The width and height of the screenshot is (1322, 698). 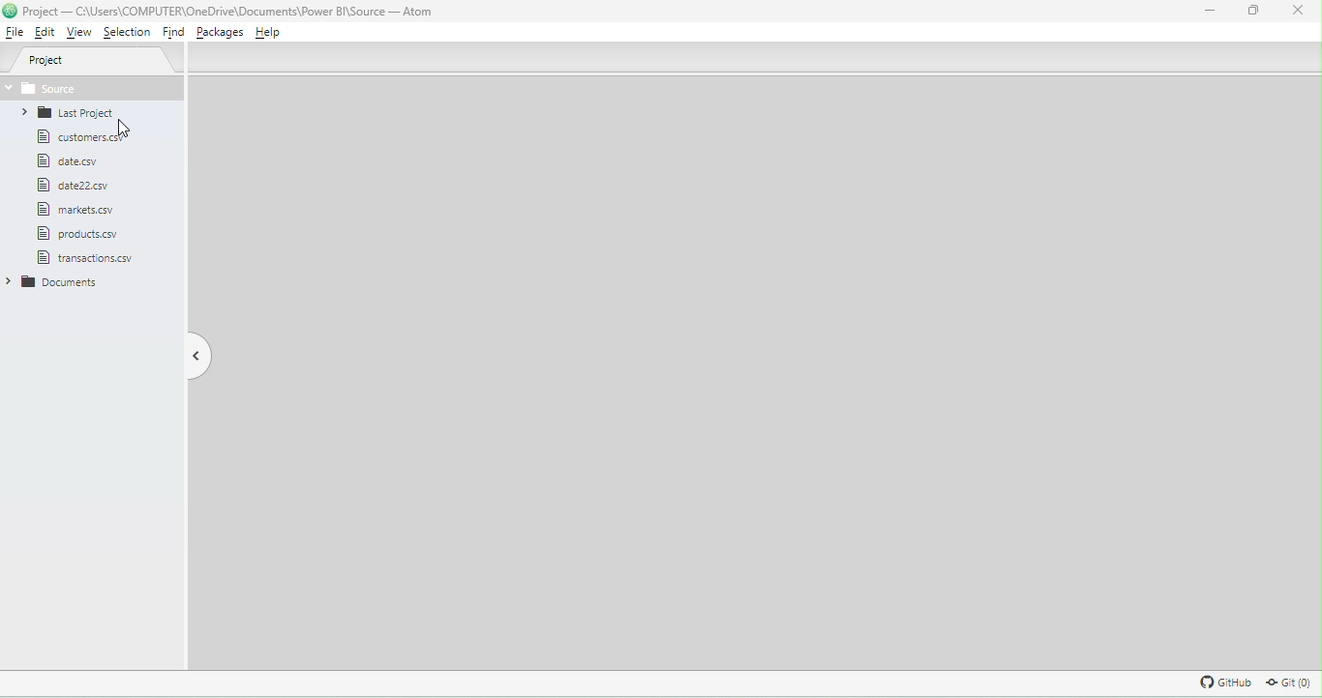 What do you see at coordinates (84, 186) in the screenshot?
I see `File` at bounding box center [84, 186].